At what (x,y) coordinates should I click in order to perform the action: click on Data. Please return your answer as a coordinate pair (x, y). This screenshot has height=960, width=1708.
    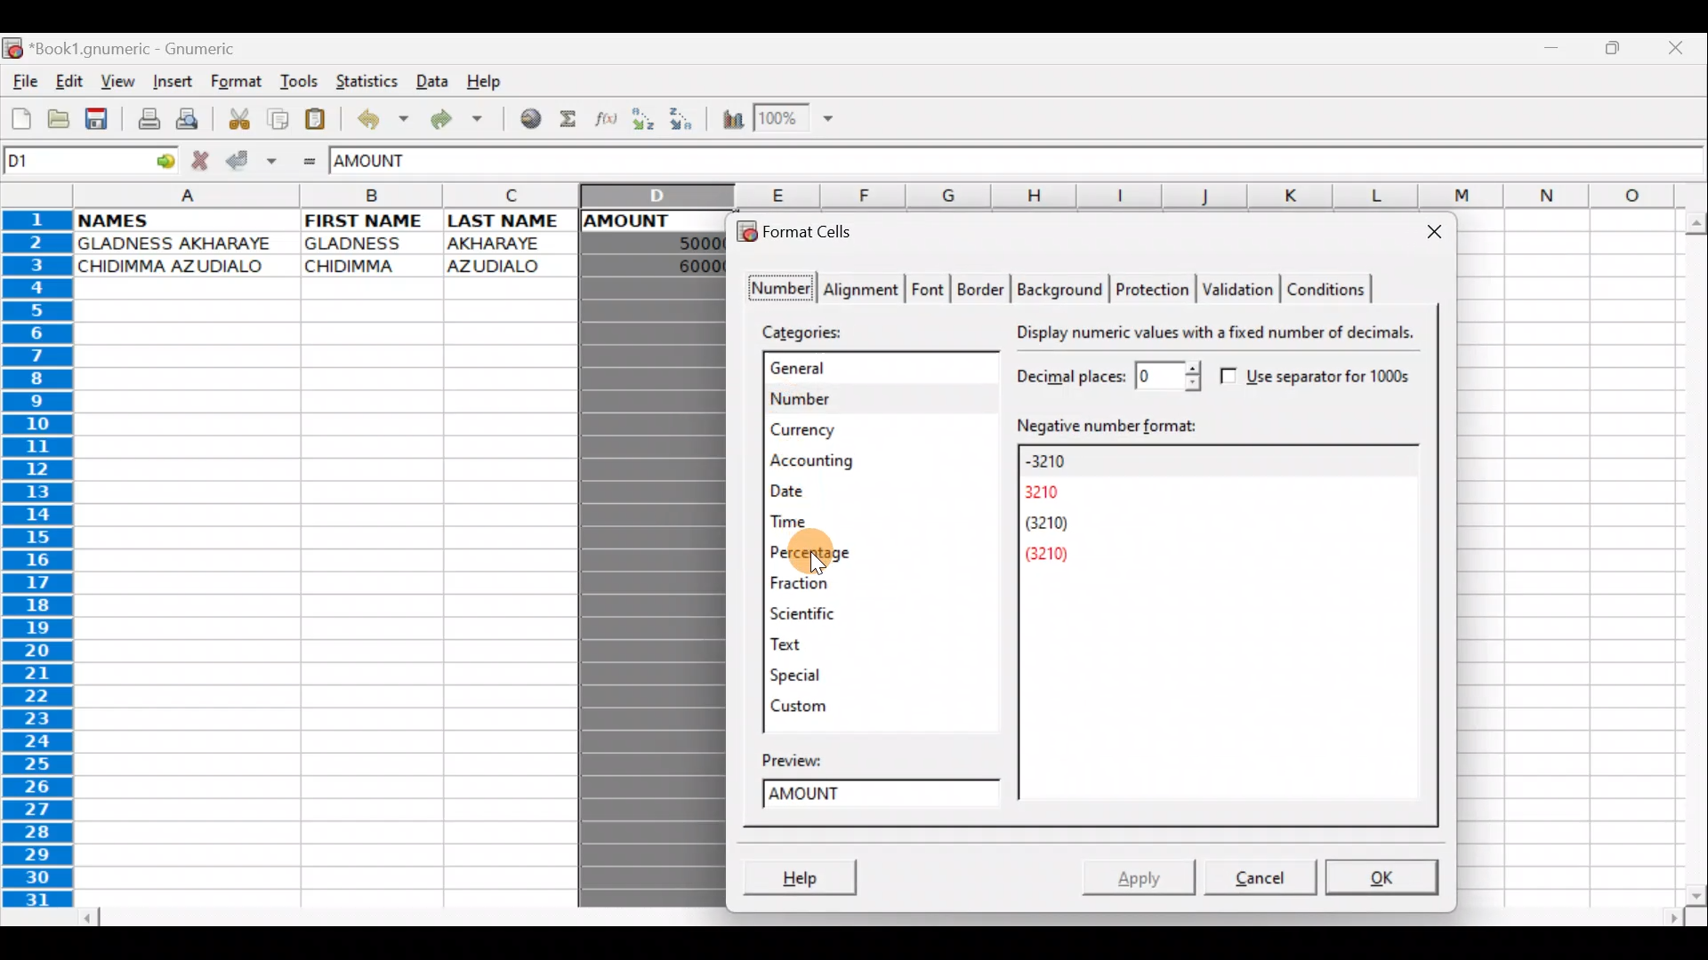
    Looking at the image, I should click on (431, 80).